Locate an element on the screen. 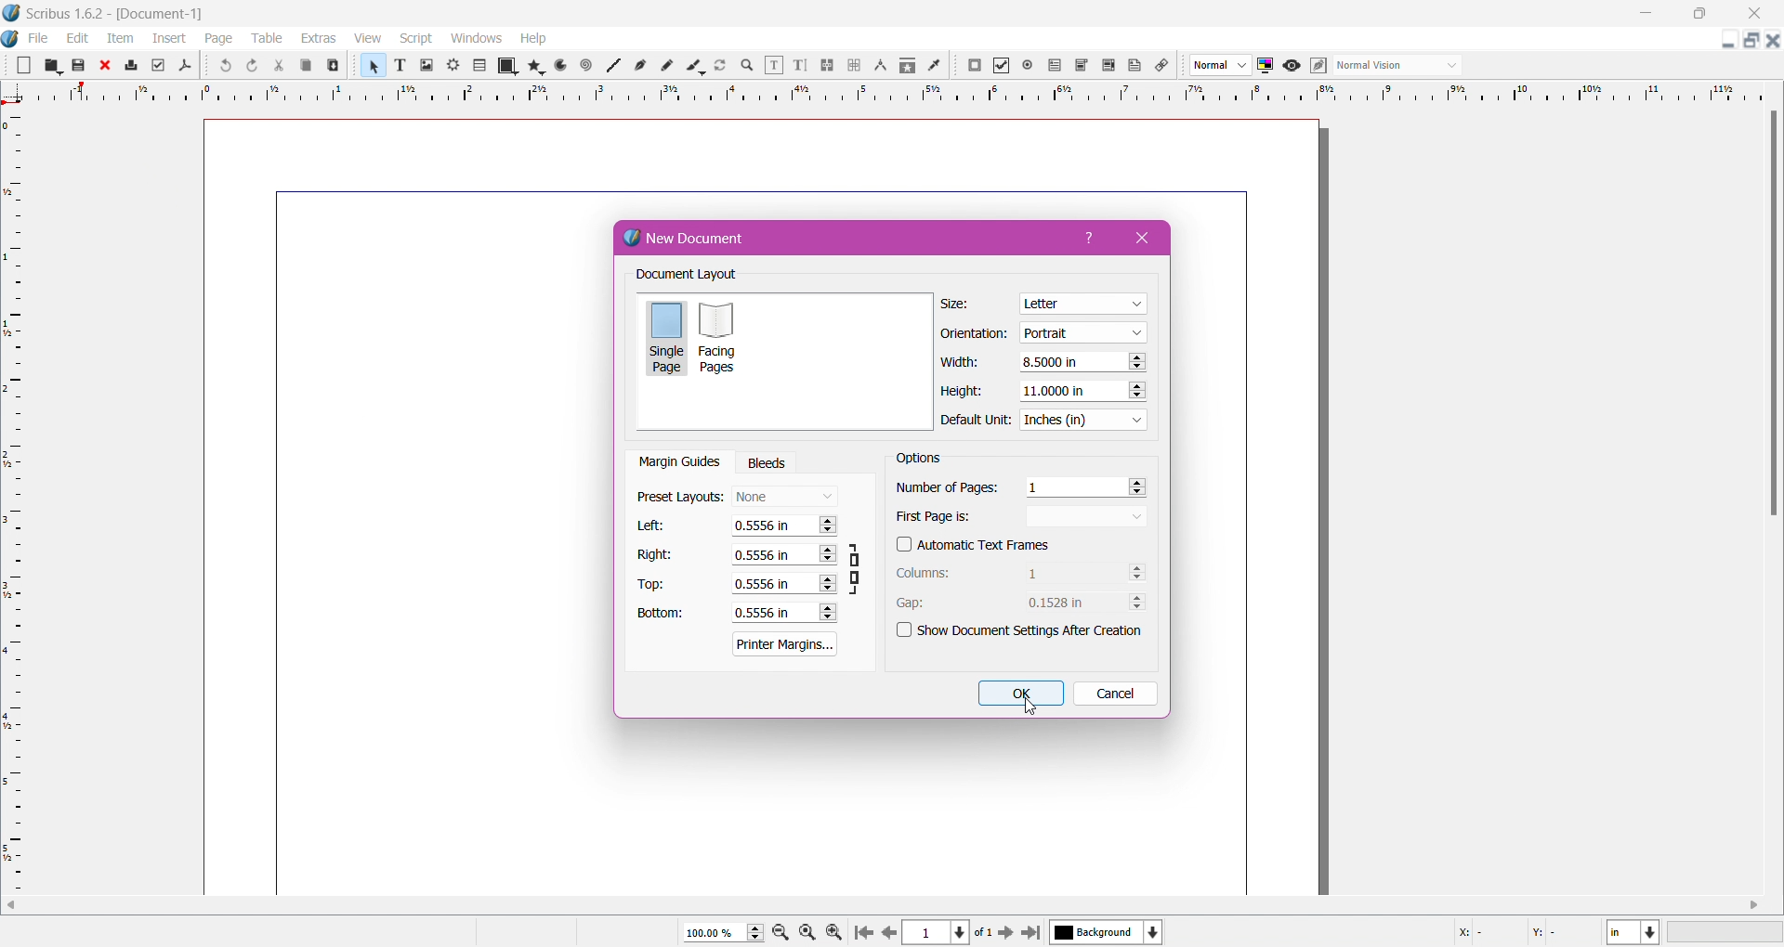  printer margins is located at coordinates (784, 642).